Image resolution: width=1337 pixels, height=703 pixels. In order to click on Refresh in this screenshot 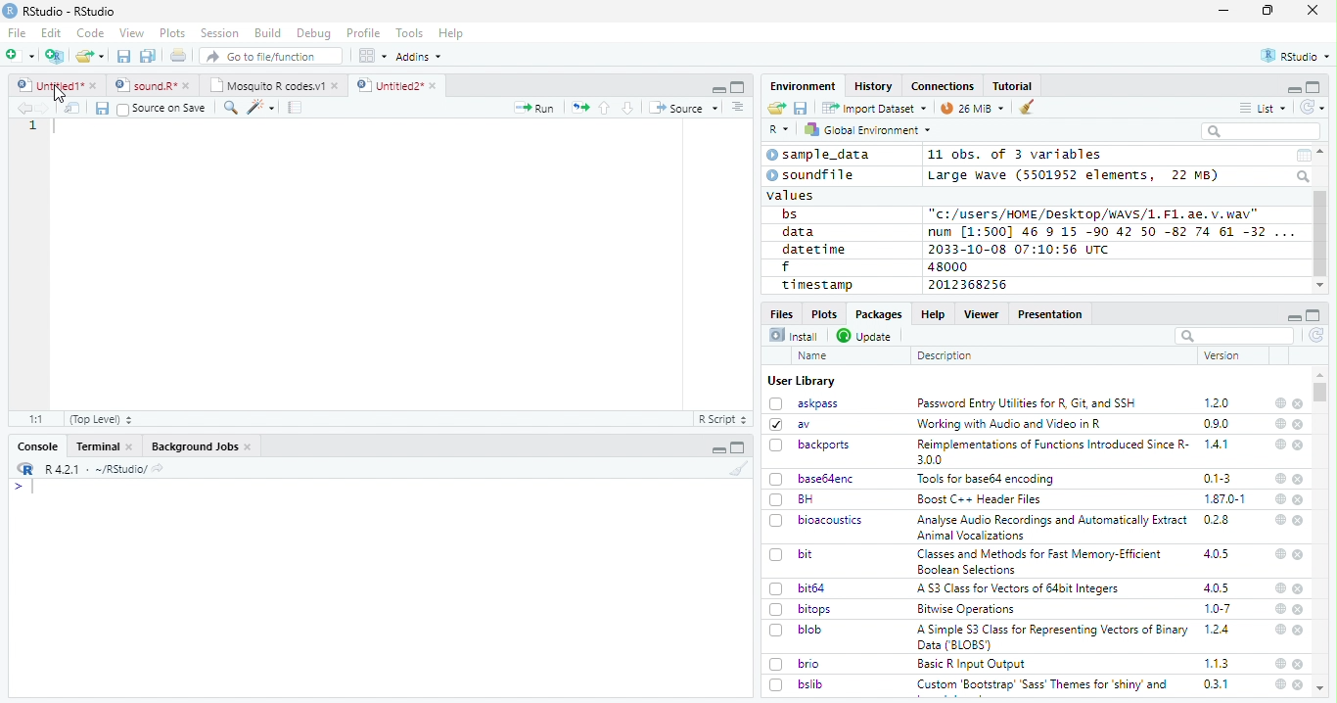, I will do `click(1317, 335)`.